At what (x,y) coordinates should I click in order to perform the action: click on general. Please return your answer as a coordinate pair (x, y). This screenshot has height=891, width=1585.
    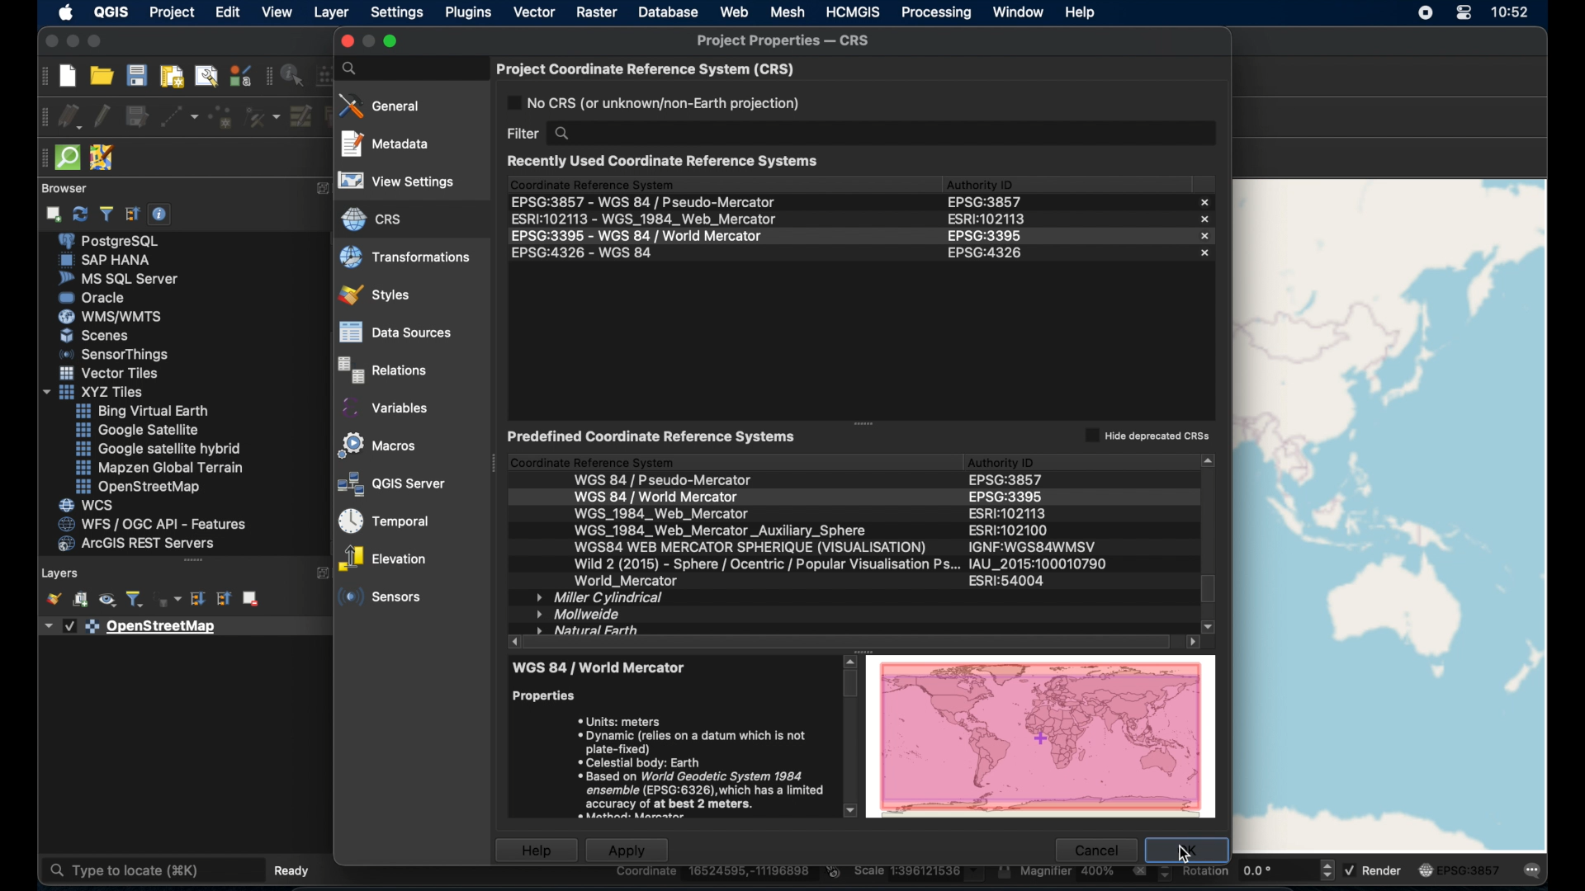
    Looking at the image, I should click on (381, 106).